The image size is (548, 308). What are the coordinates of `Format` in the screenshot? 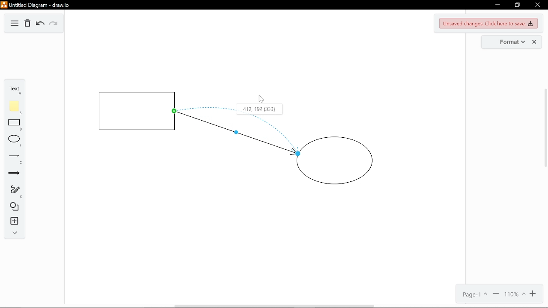 It's located at (511, 41).